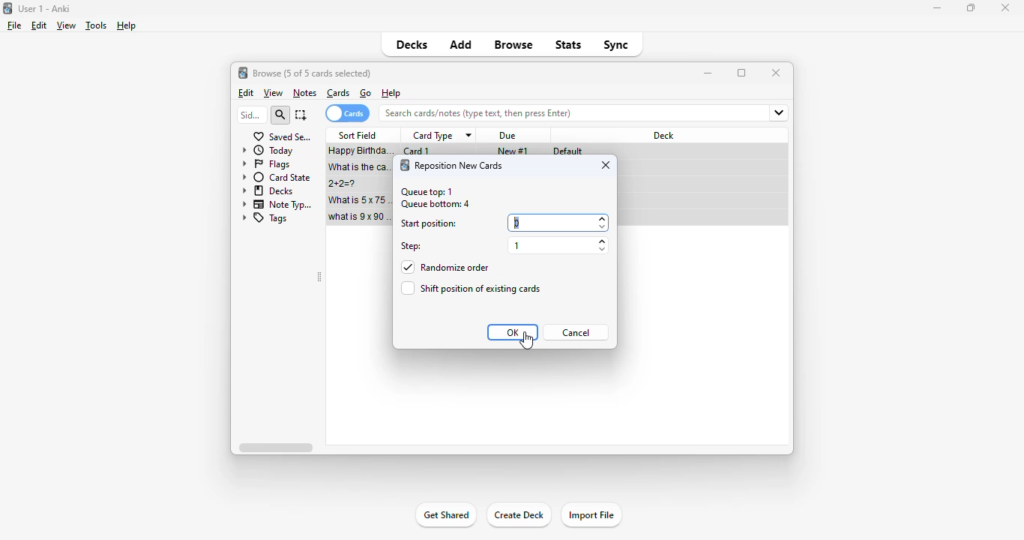 The width and height of the screenshot is (1024, 540). I want to click on what is 9x90=?, so click(361, 217).